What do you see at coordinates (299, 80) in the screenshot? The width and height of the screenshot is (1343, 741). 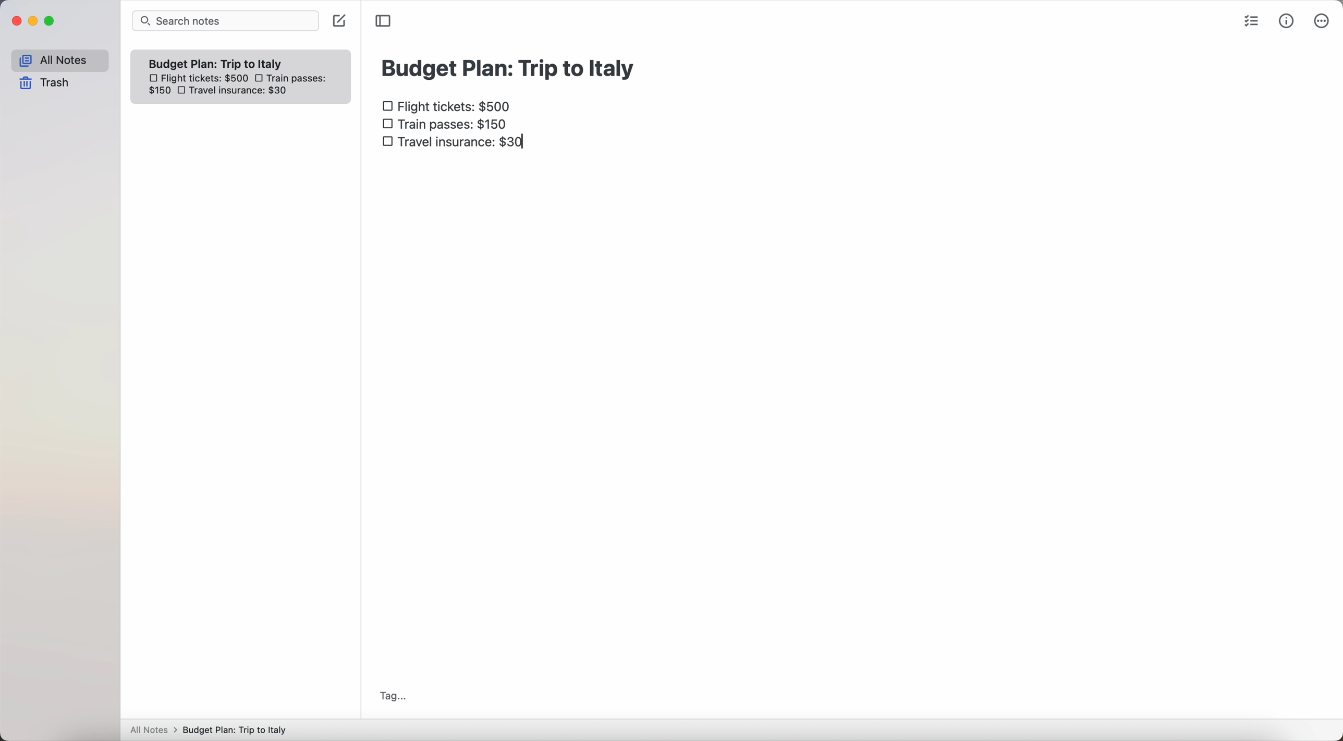 I see `train passes` at bounding box center [299, 80].